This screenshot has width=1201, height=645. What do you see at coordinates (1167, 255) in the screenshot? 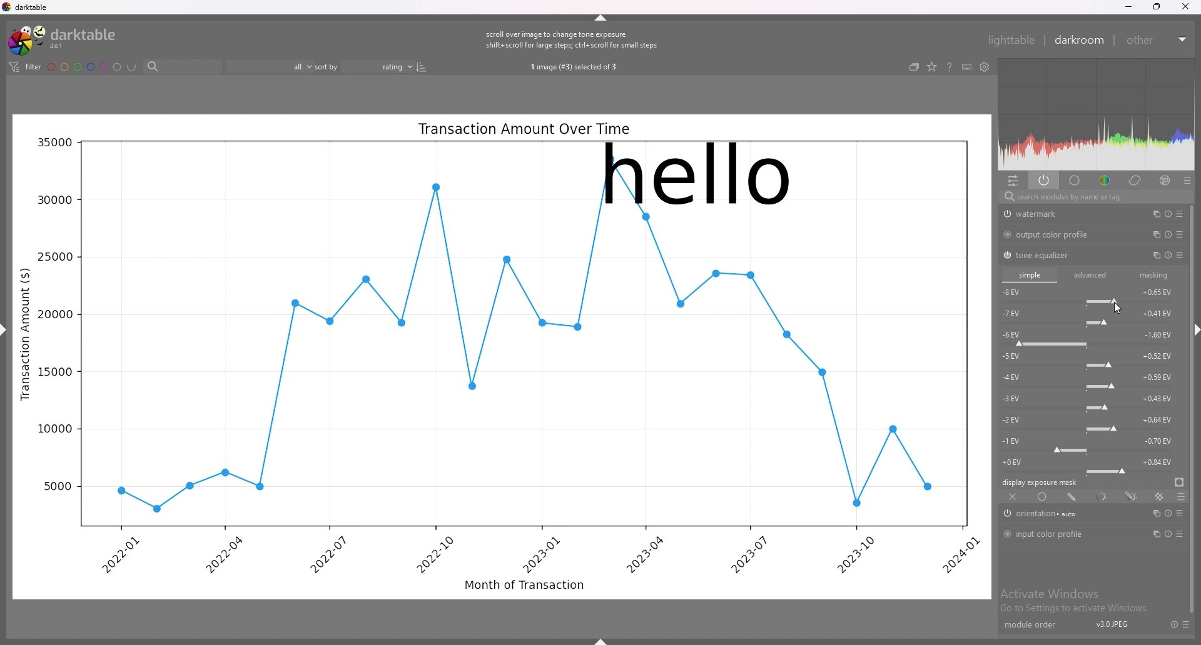
I see `multiple instance actions, reset and presets` at bounding box center [1167, 255].